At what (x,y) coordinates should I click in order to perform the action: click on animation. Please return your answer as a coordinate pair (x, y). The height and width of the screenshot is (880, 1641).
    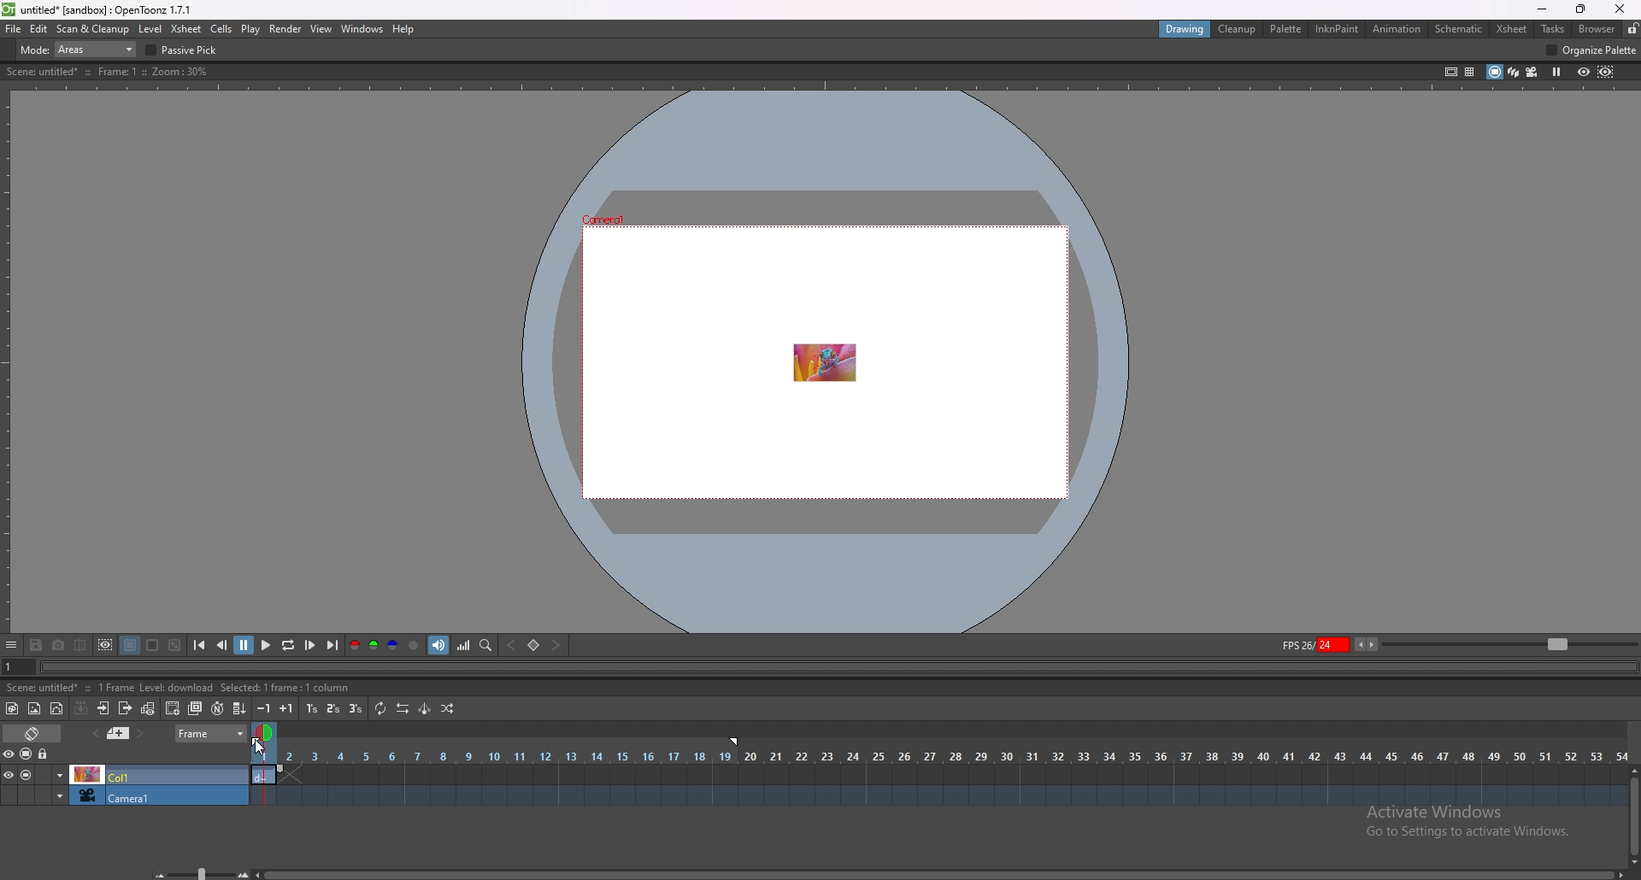
    Looking at the image, I should click on (1397, 30).